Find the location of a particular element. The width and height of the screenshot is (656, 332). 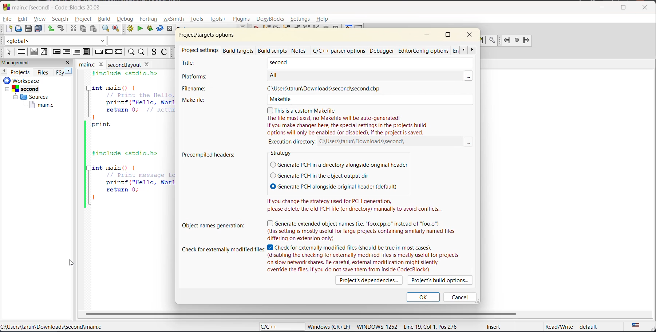

build scripts is located at coordinates (273, 51).